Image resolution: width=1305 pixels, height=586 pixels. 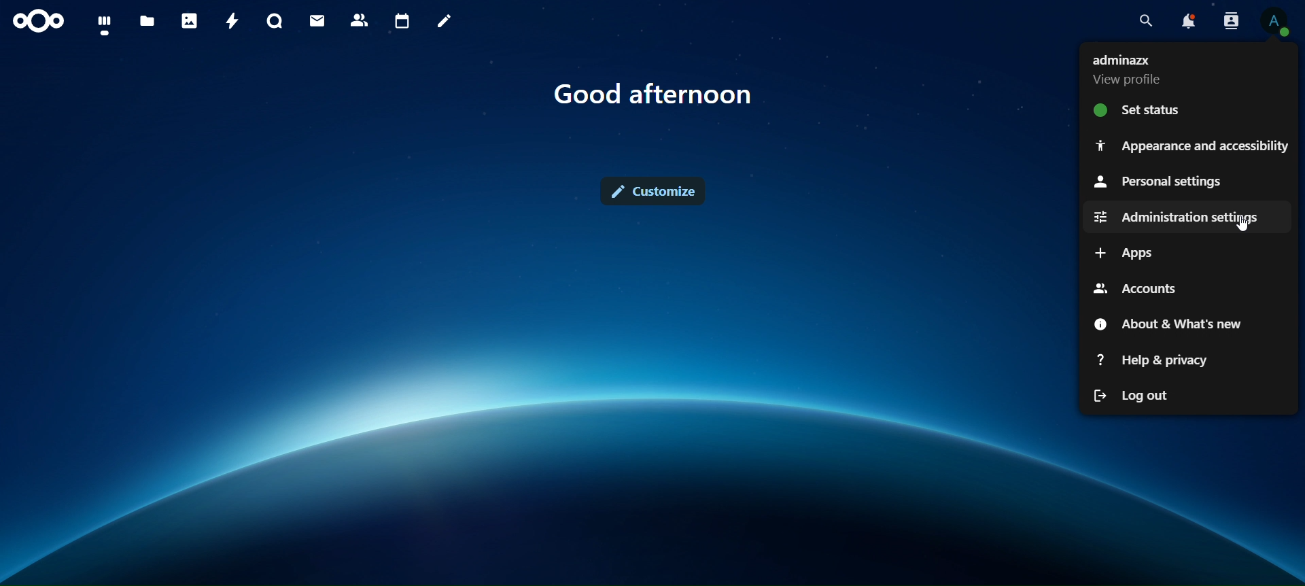 I want to click on icon, so click(x=41, y=23).